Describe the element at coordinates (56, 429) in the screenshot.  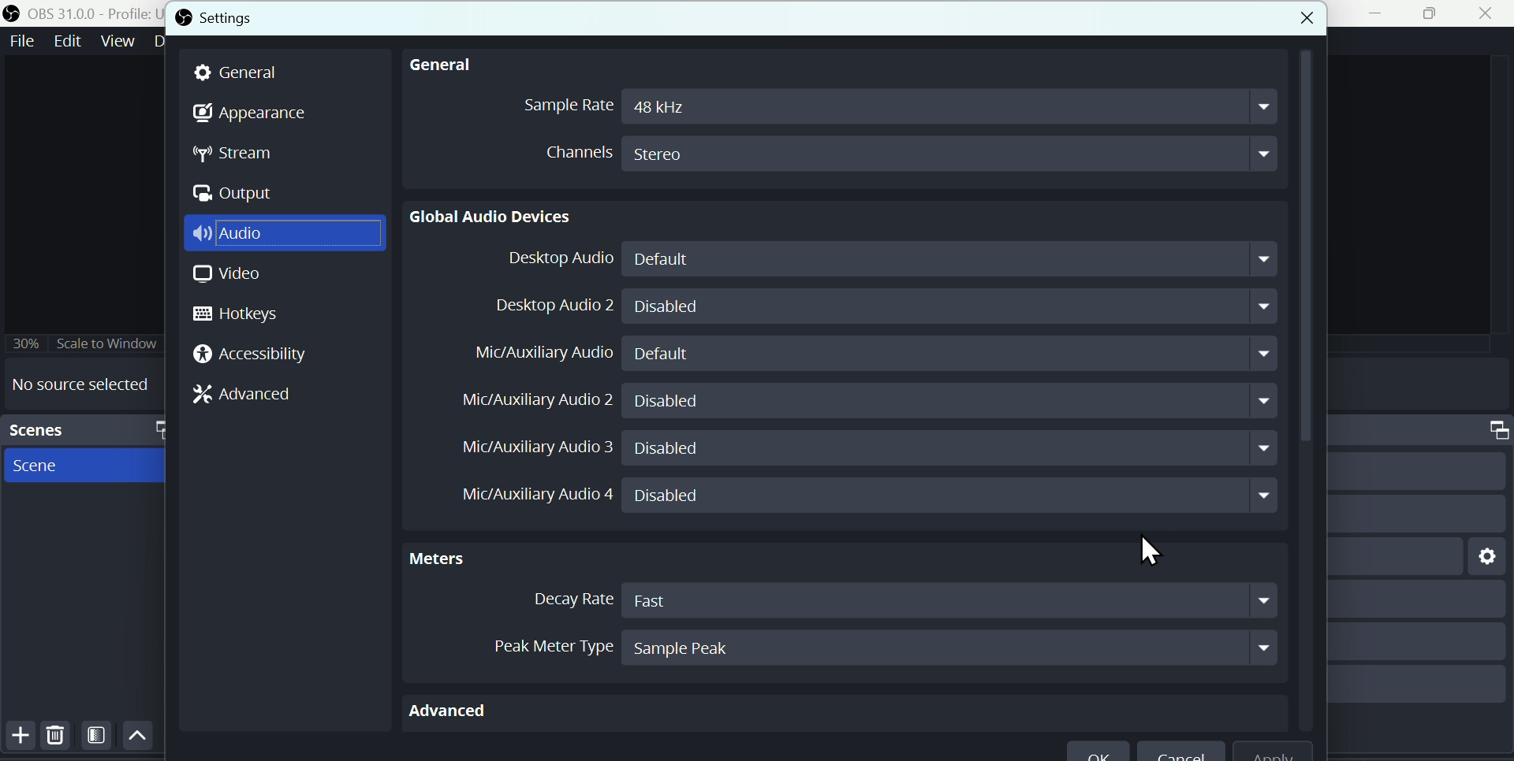
I see `Scenes` at that location.